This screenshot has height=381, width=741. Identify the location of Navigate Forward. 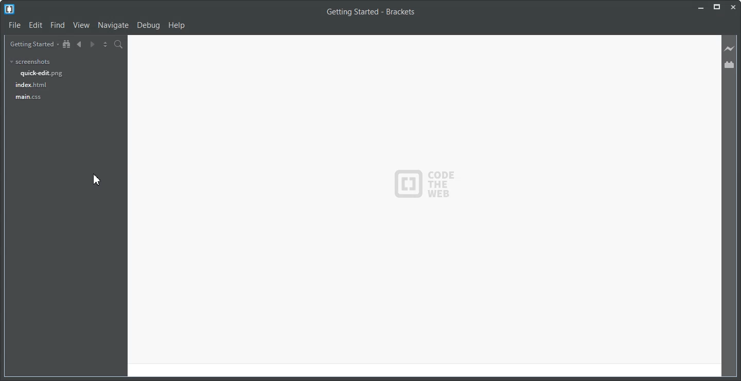
(93, 44).